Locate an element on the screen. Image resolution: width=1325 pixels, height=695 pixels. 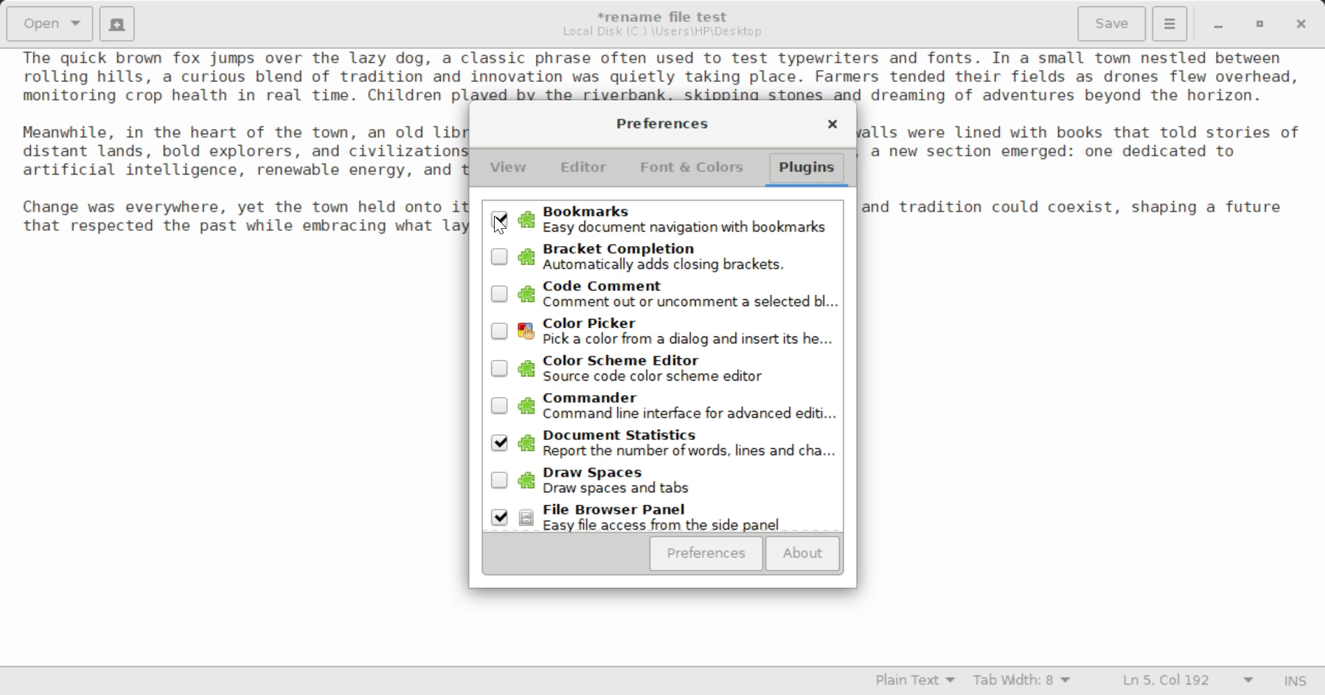
Preferences Setting Window Heading is located at coordinates (662, 123).